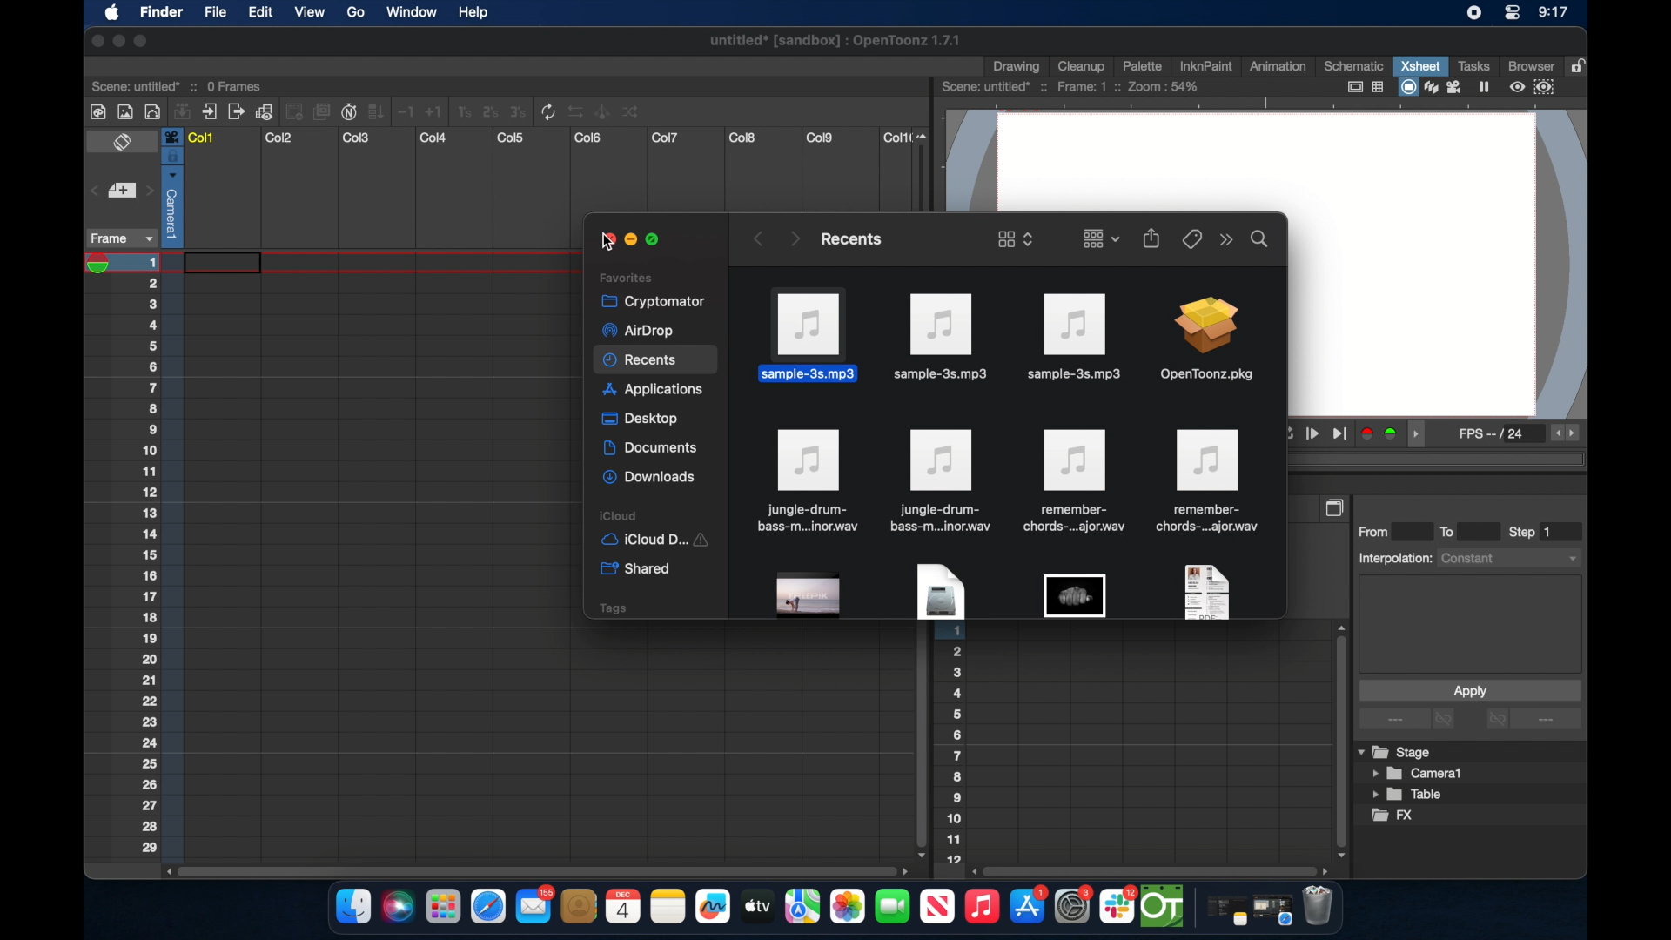 The width and height of the screenshot is (1671, 940). Describe the element at coordinates (926, 169) in the screenshot. I see `slider` at that location.